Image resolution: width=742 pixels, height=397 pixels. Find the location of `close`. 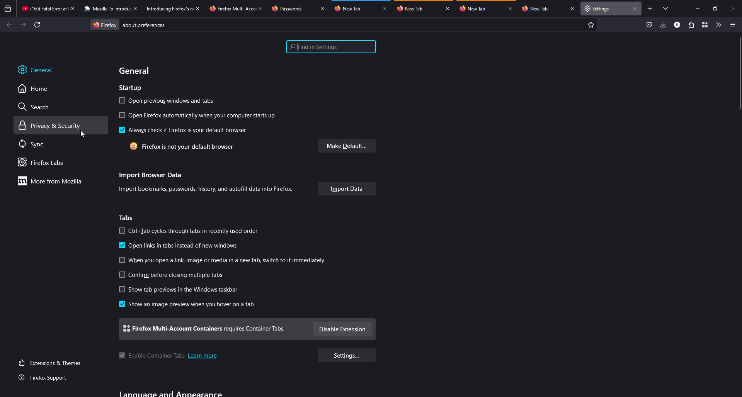

close is located at coordinates (322, 8).